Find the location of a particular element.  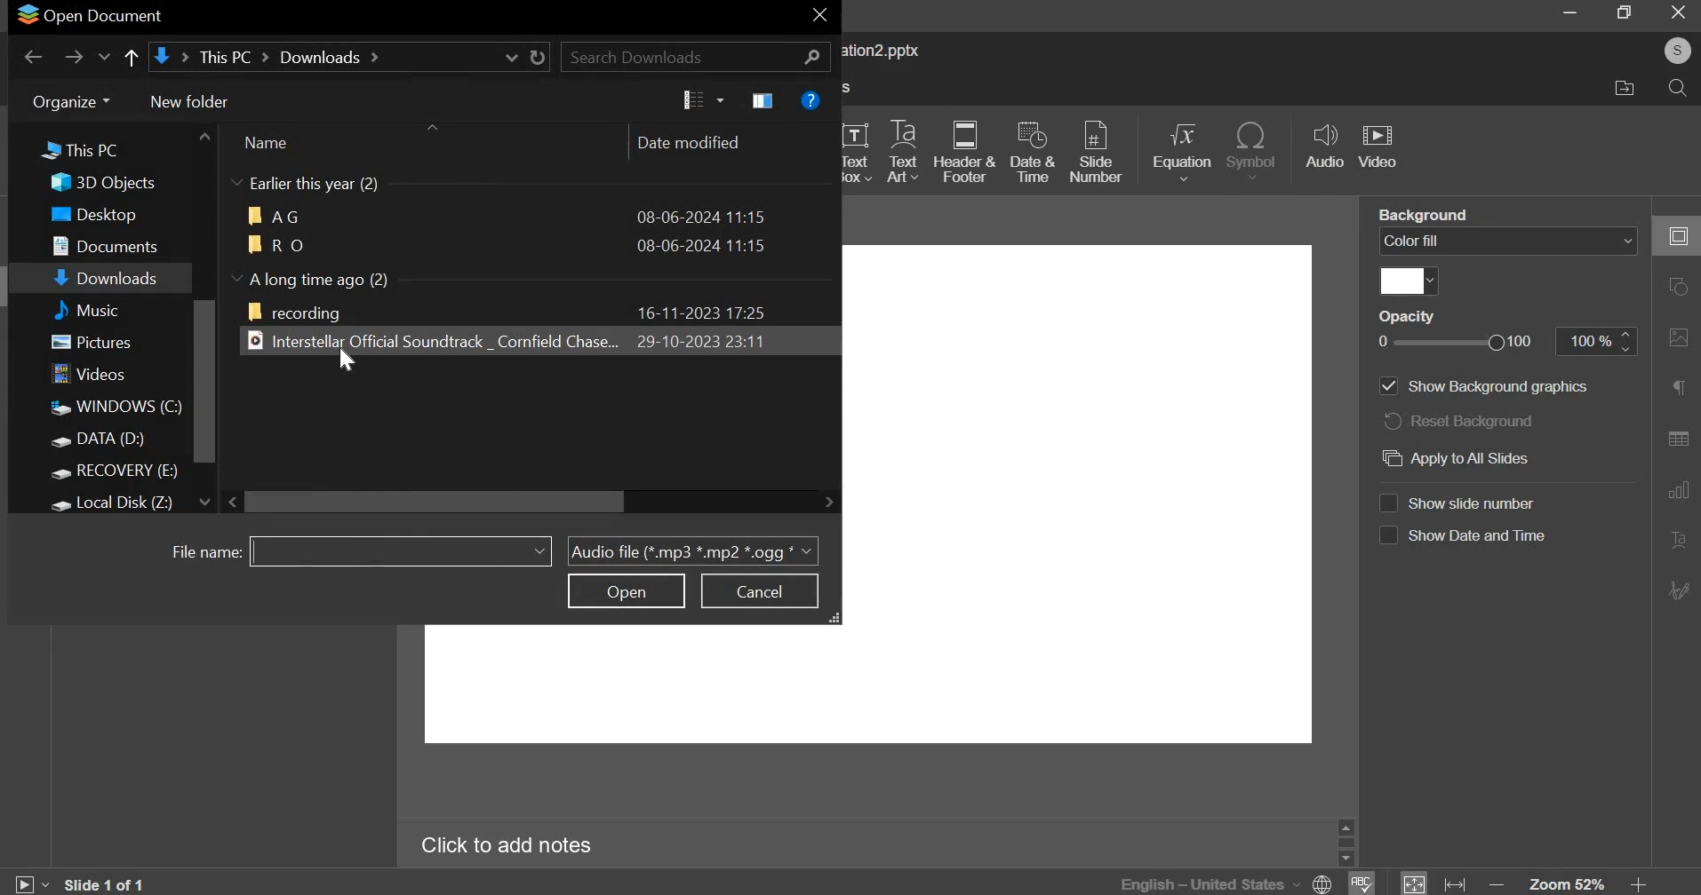

file type is located at coordinates (693, 551).